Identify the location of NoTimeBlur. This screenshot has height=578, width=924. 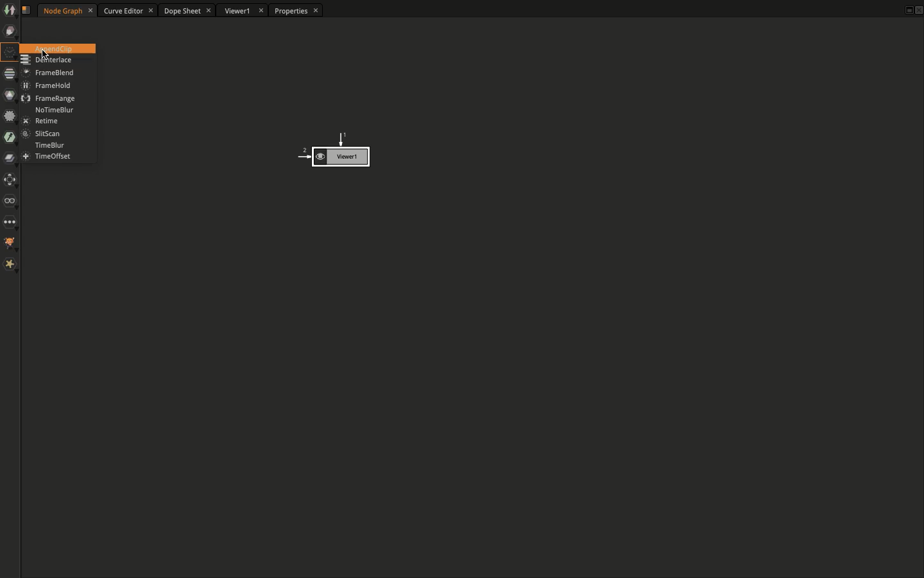
(53, 110).